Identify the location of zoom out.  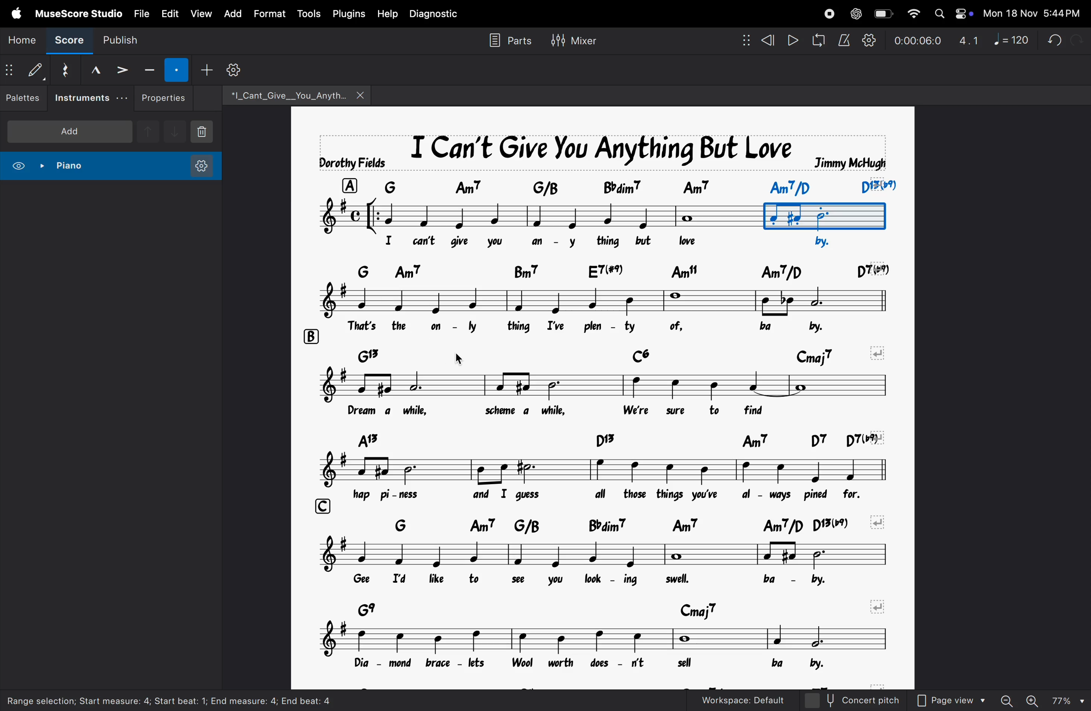
(1006, 700).